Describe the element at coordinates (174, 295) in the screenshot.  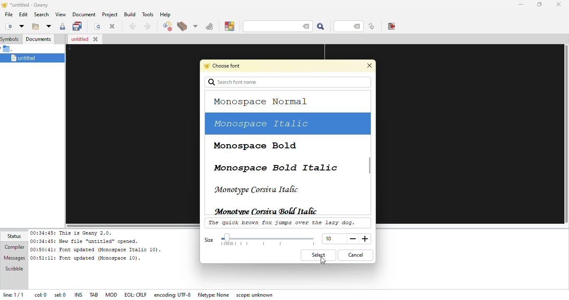
I see `encoding: UTF- 8` at that location.